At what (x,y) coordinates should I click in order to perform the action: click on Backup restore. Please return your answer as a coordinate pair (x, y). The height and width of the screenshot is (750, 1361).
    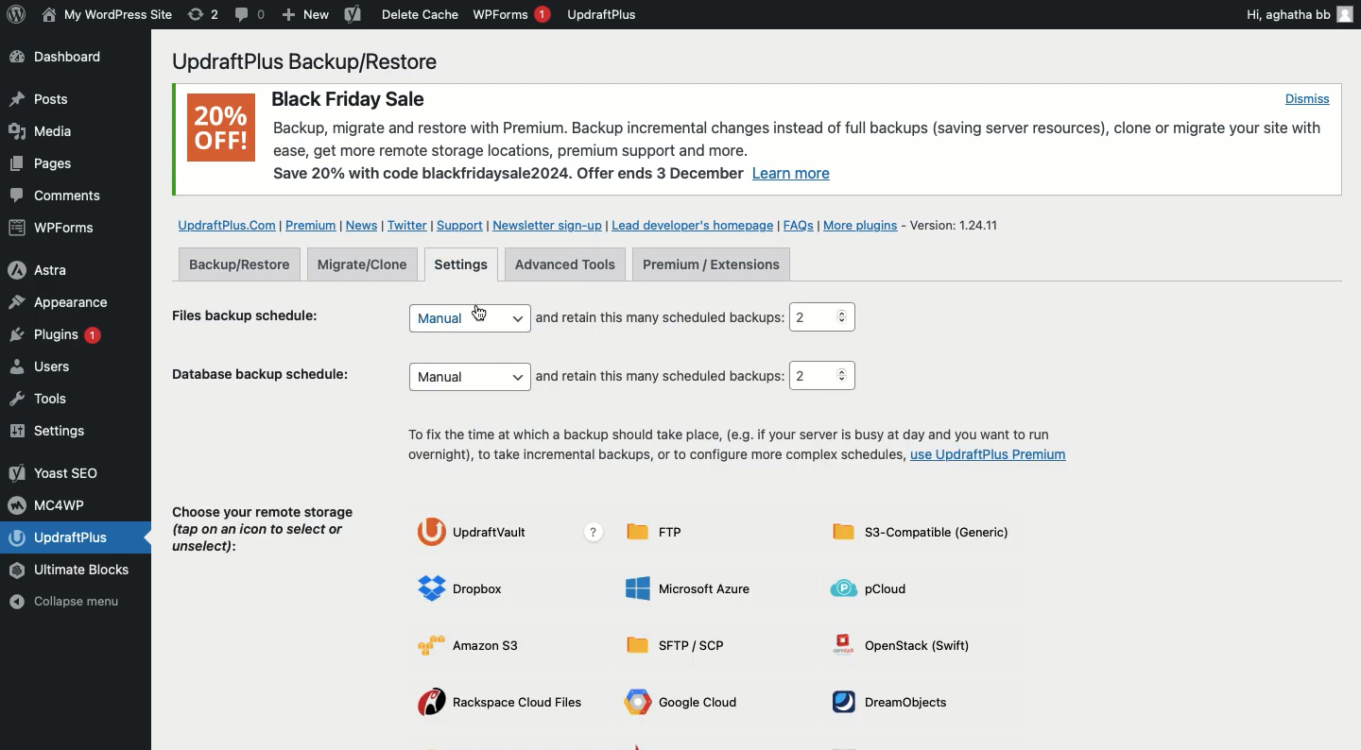
    Looking at the image, I should click on (239, 264).